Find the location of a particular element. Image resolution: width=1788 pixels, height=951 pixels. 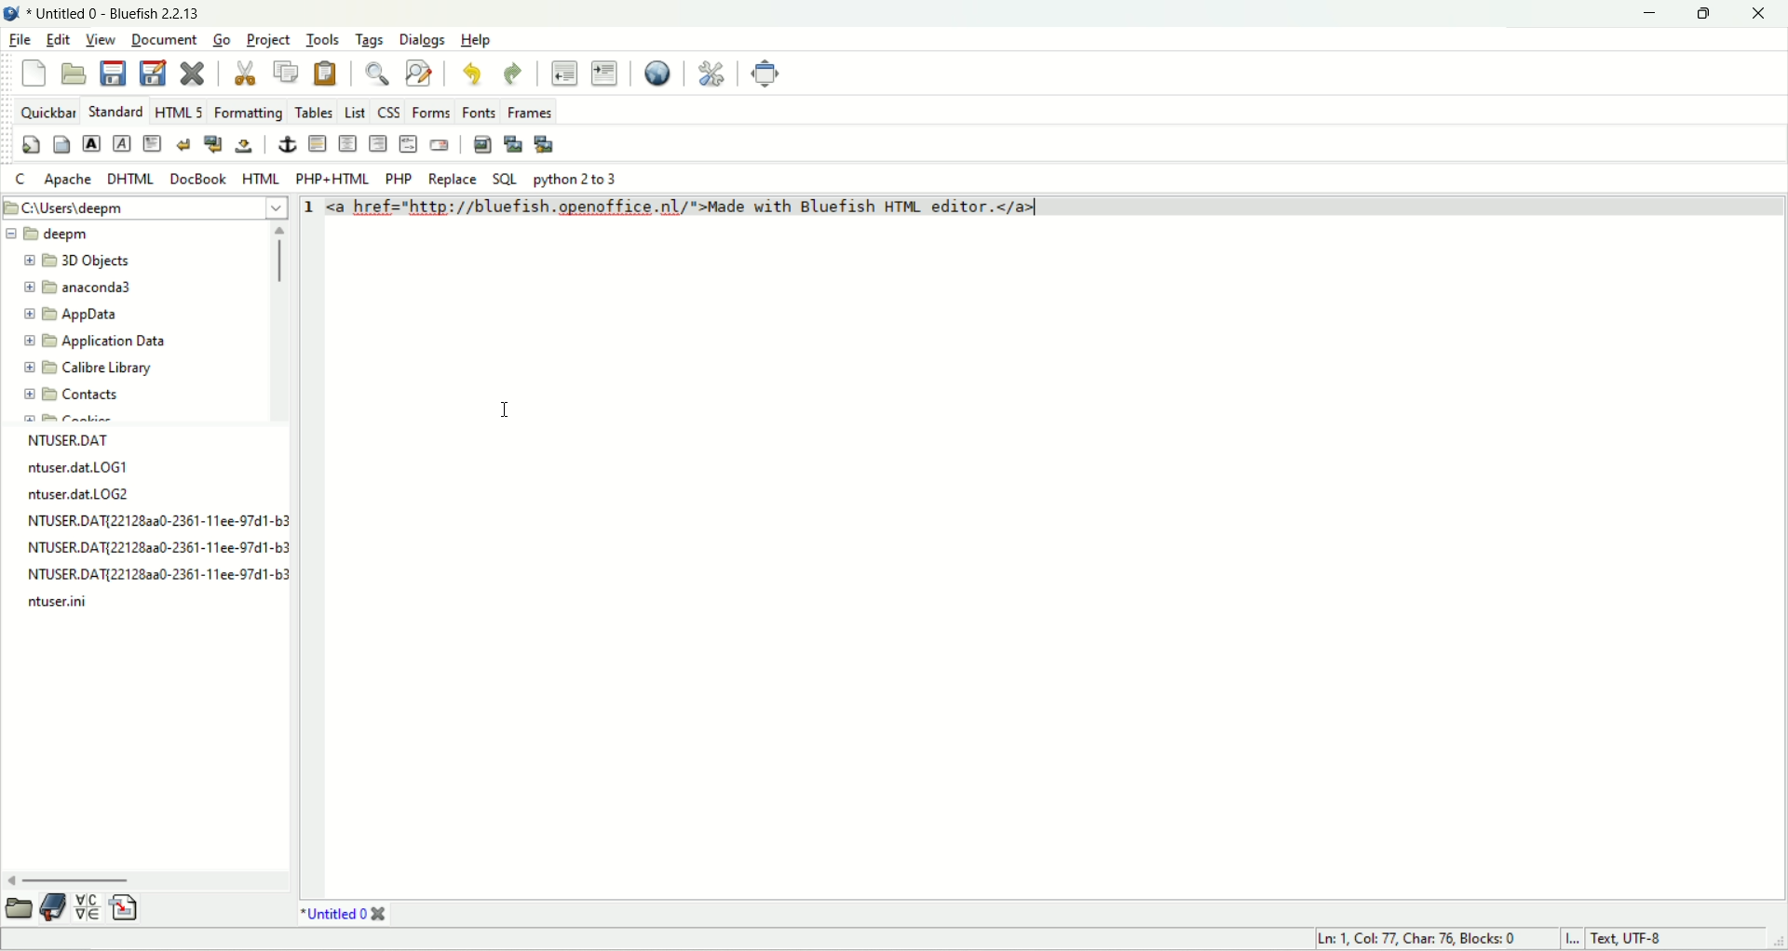

insert thumbnail is located at coordinates (512, 146).